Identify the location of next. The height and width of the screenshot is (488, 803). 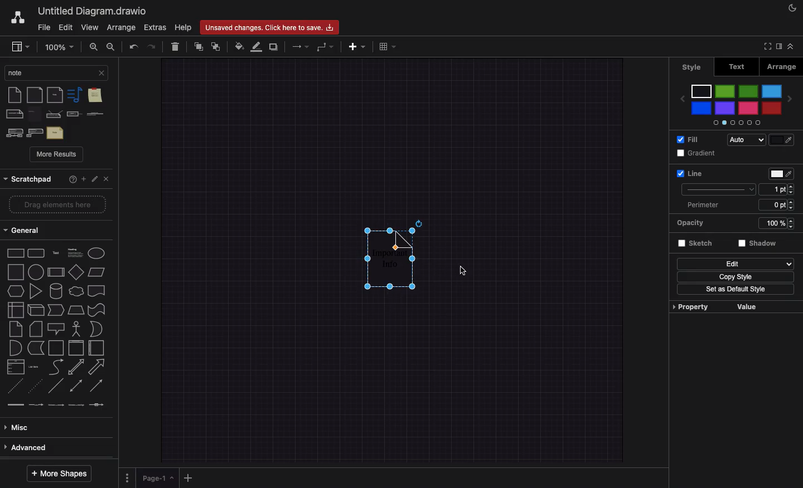
(790, 101).